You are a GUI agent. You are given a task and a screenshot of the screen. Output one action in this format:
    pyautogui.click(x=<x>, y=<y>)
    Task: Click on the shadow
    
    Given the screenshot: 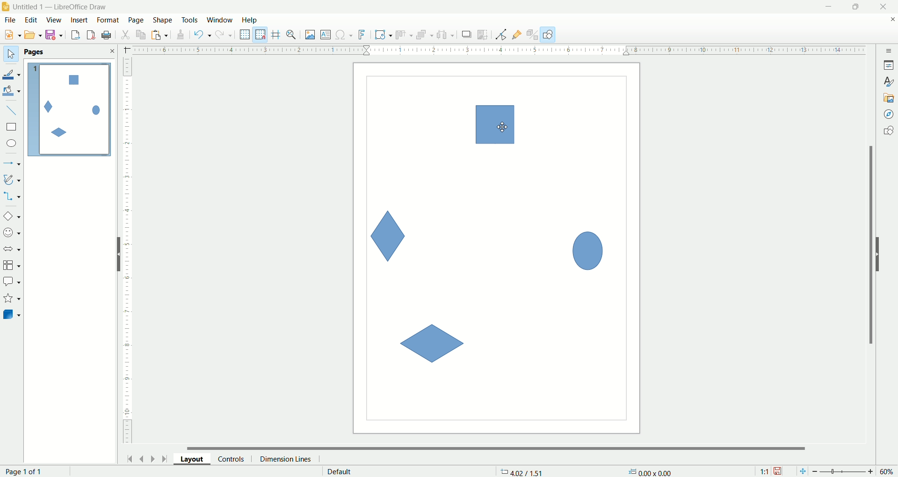 What is the action you would take?
    pyautogui.click(x=467, y=34)
    